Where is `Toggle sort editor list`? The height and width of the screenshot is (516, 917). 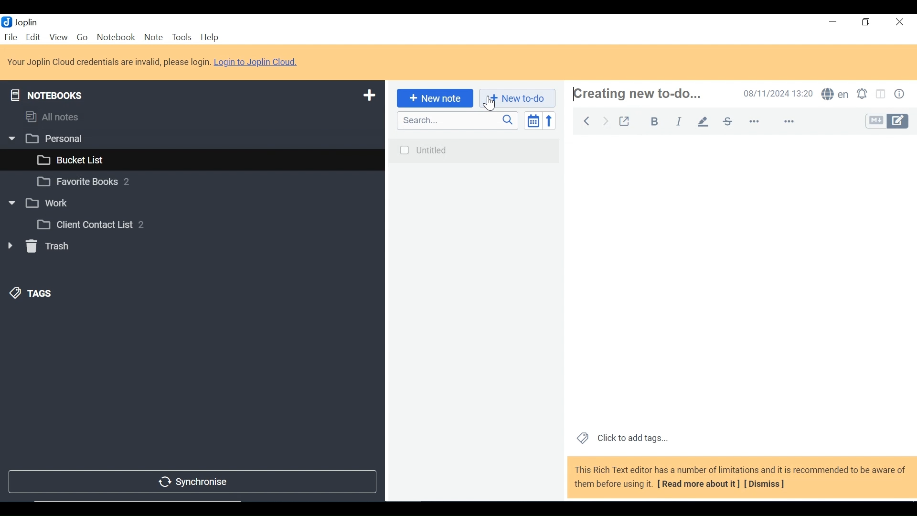 Toggle sort editor list is located at coordinates (532, 120).